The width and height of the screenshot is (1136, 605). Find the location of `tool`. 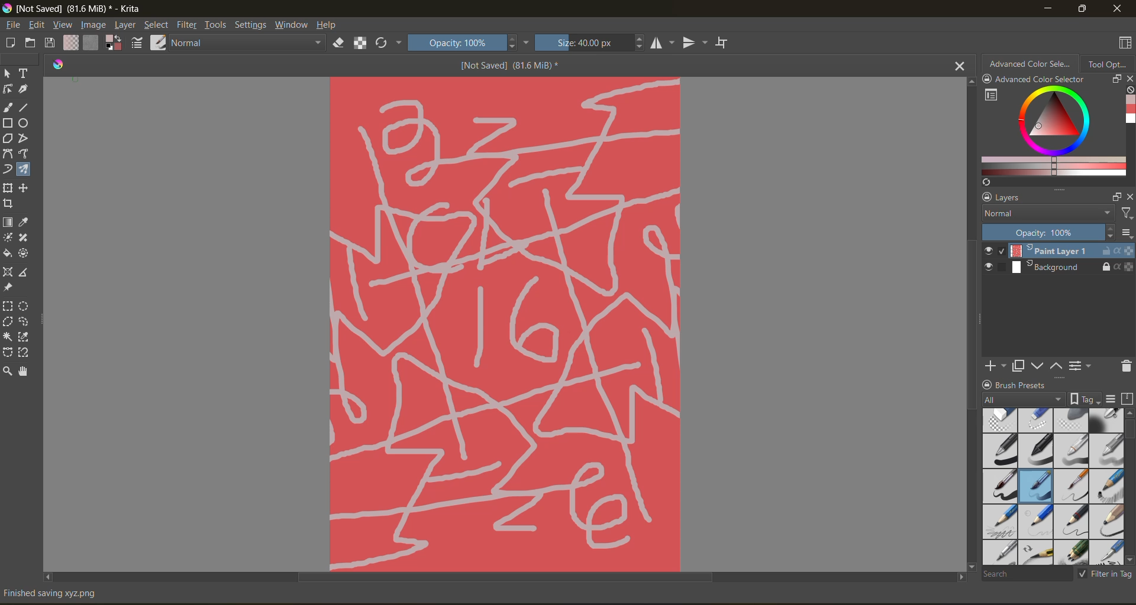

tool is located at coordinates (7, 107).